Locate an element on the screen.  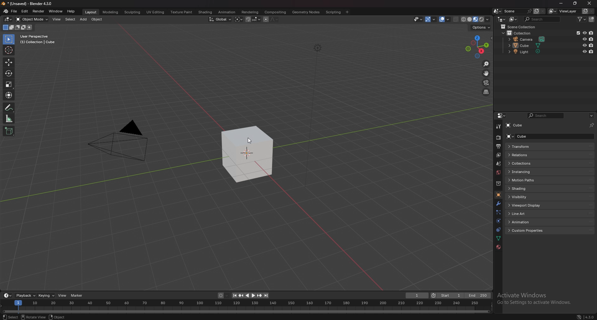
custom properties is located at coordinates (528, 231).